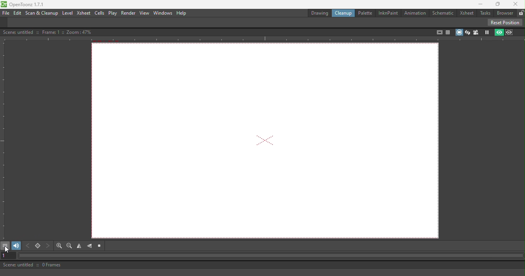  What do you see at coordinates (503, 13) in the screenshot?
I see `Browser` at bounding box center [503, 13].